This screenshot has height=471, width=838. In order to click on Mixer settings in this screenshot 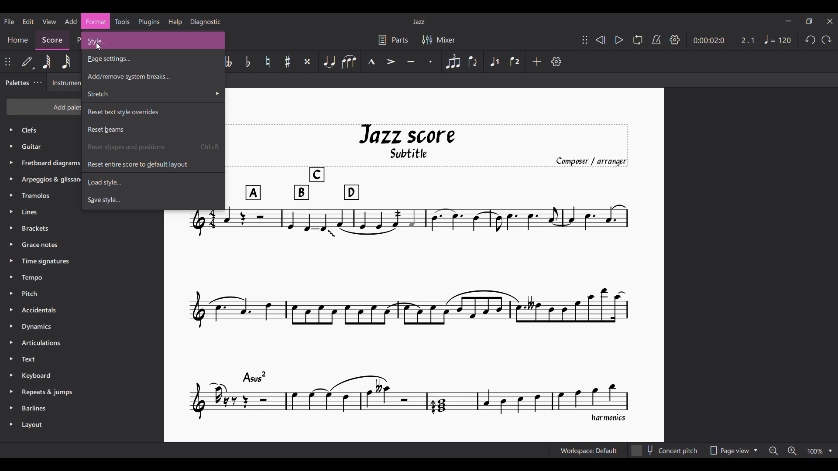, I will do `click(438, 39)`.